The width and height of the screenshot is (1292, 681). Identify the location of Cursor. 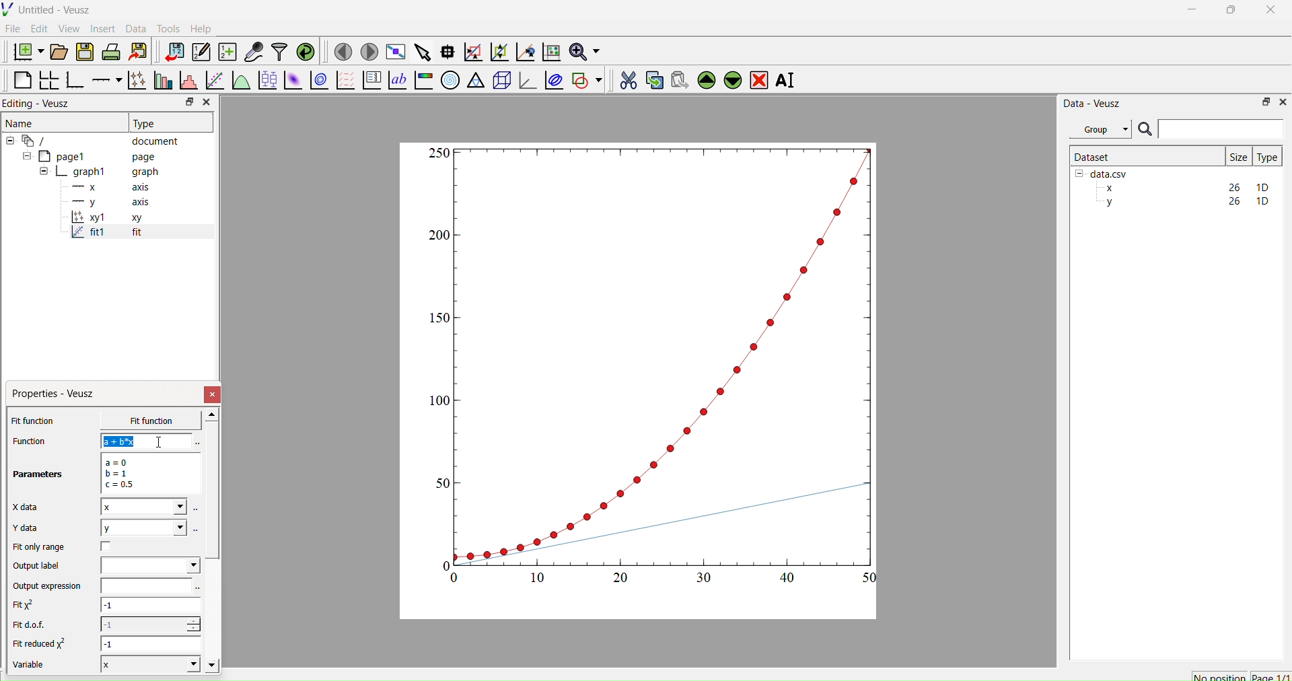
(161, 443).